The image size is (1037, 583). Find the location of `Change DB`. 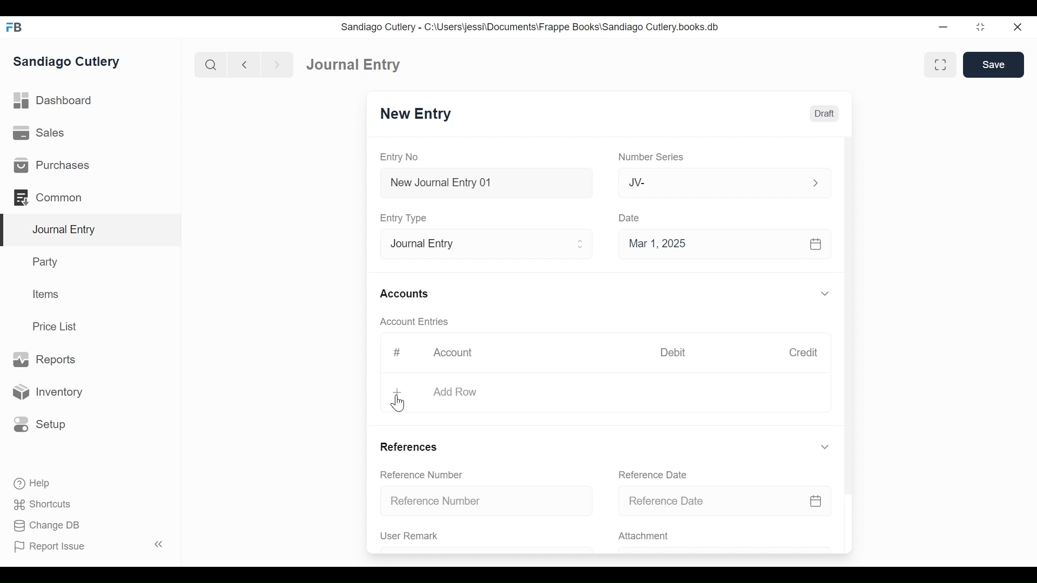

Change DB is located at coordinates (42, 526).